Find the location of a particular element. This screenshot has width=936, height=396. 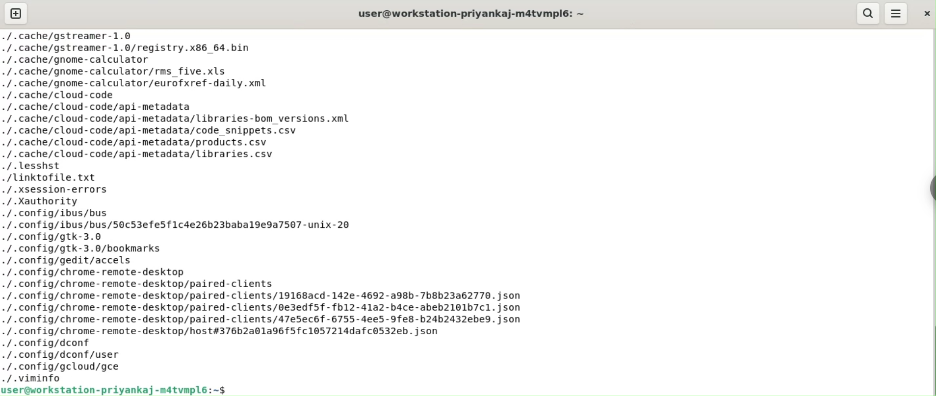

./.cache/gstreamer-1.0
./.cache/gstreamer-1.0/registry.x86_64.bin
./.cache/gnome-calculator
./.cache/gnome-calculator/rms_five.xls

./ .cache/gnome-calculator/eurofxref-daily.xml

./ .cache/cloud- code

./ .cache/cloud-code/api-metadata
./.cache/cloud-code/api-metadata/libraries-bom_versions.xml
./ .cache/cloud-code/api-metadata/code_snippets.csv
./.cache/cloud-code/api-metadata/products.csv
./.cache/cloud-code/api-metadata/libraries.csv
./.lesshst

./linktofile. txt

./.xsession-errors

./ .Xauthority

./.config/ibus/bus
./.config/ibus/bus/50c53efe5f1c4e26b23babal9e9a7507-unix-20
./.config/gtk-3.0

./.config/gtk-3.6/bookmarks

./.config/gedit/accels
./.config/chrome-remote-desktop
./.config/chrome-remote-desktop/paired-clients is located at coordinates (278, 157).